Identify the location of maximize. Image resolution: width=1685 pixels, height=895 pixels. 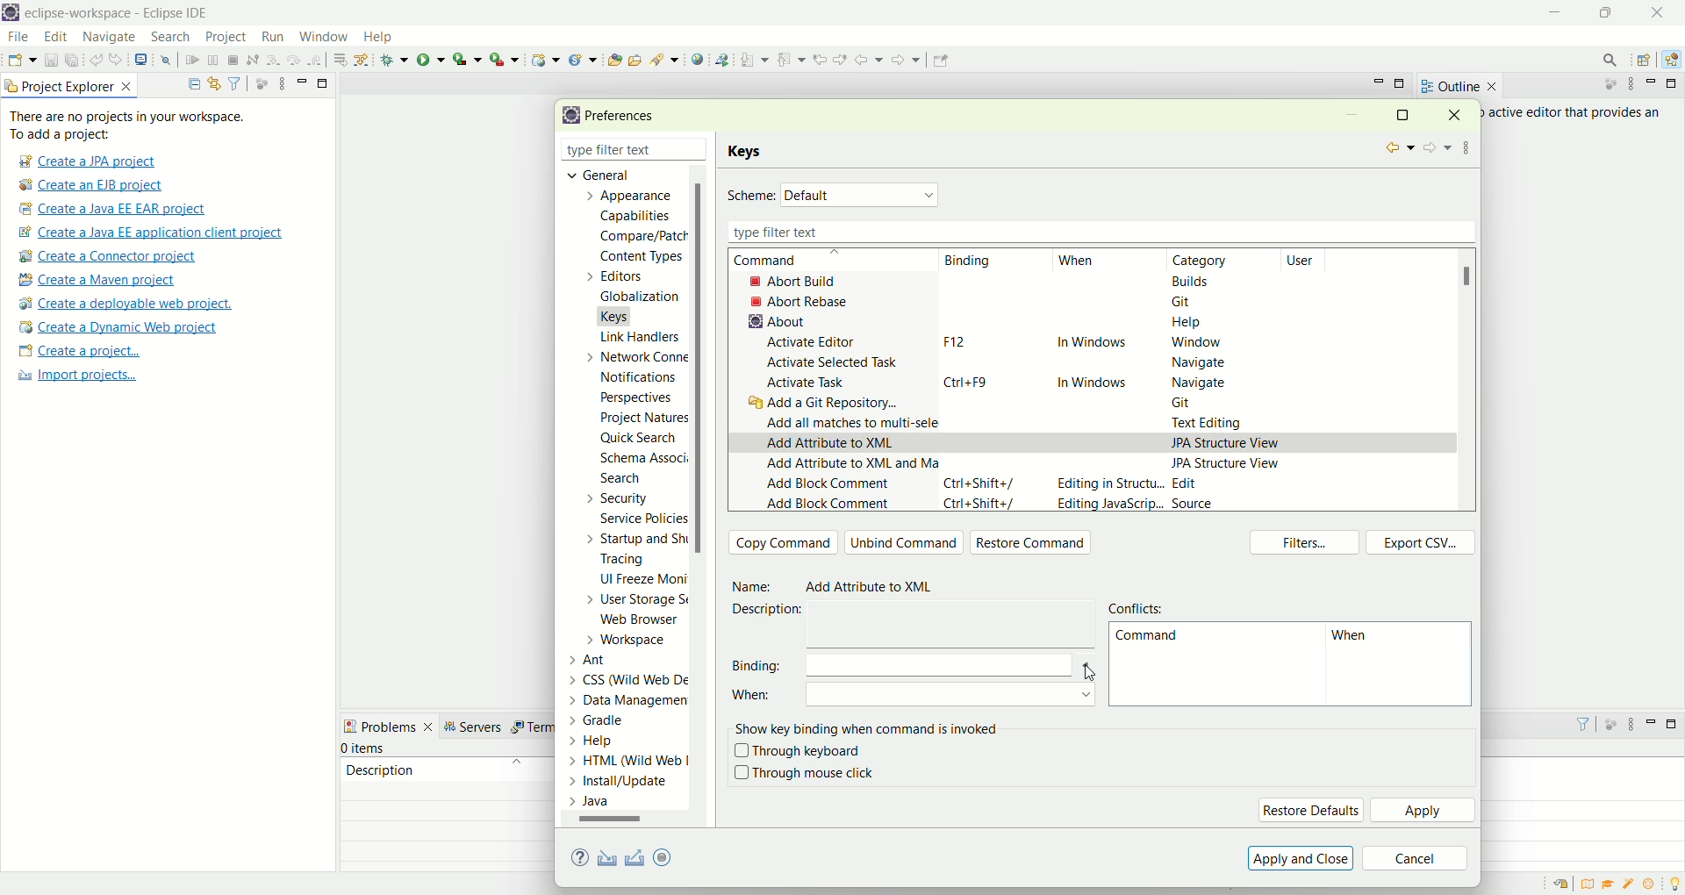
(1674, 83).